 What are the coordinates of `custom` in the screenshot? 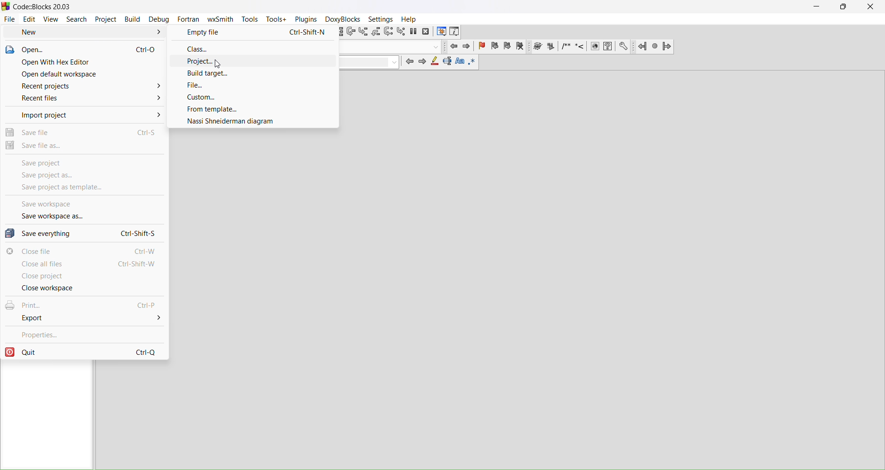 It's located at (253, 97).